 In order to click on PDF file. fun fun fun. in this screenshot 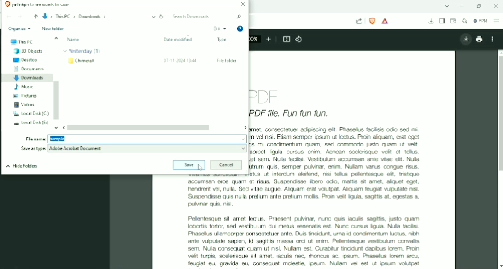, I will do `click(293, 113)`.